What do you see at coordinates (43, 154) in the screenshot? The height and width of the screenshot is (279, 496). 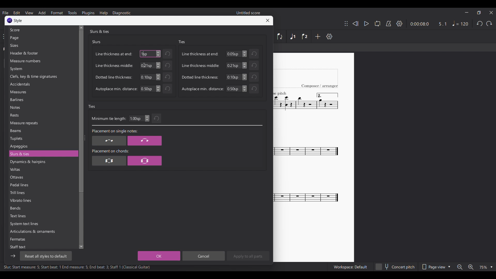 I see `Slurs & ties, current selection highlighted` at bounding box center [43, 154].